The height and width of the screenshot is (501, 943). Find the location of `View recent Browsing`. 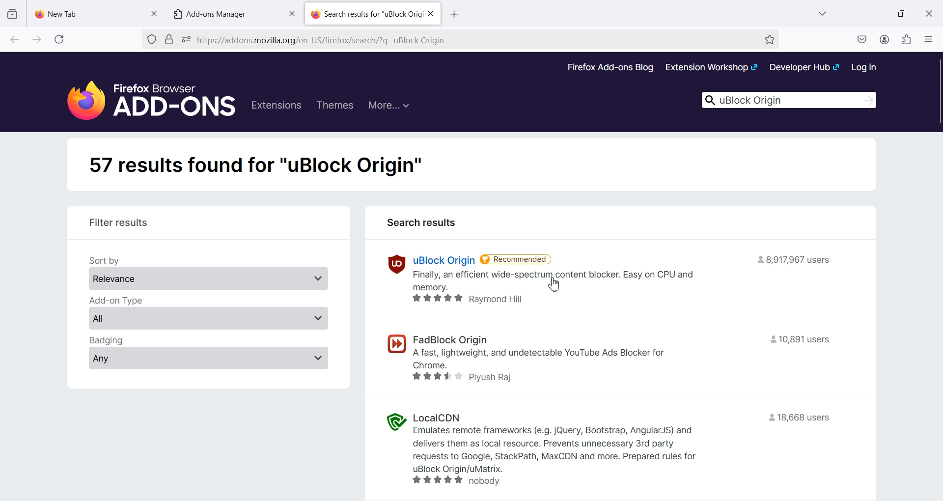

View recent Browsing is located at coordinates (13, 14).